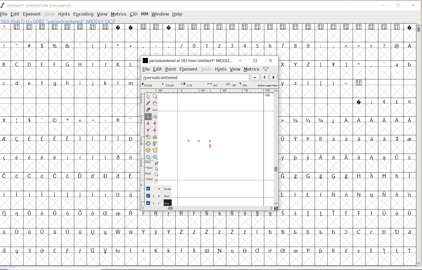  I want to click on load word list, so click(196, 78).